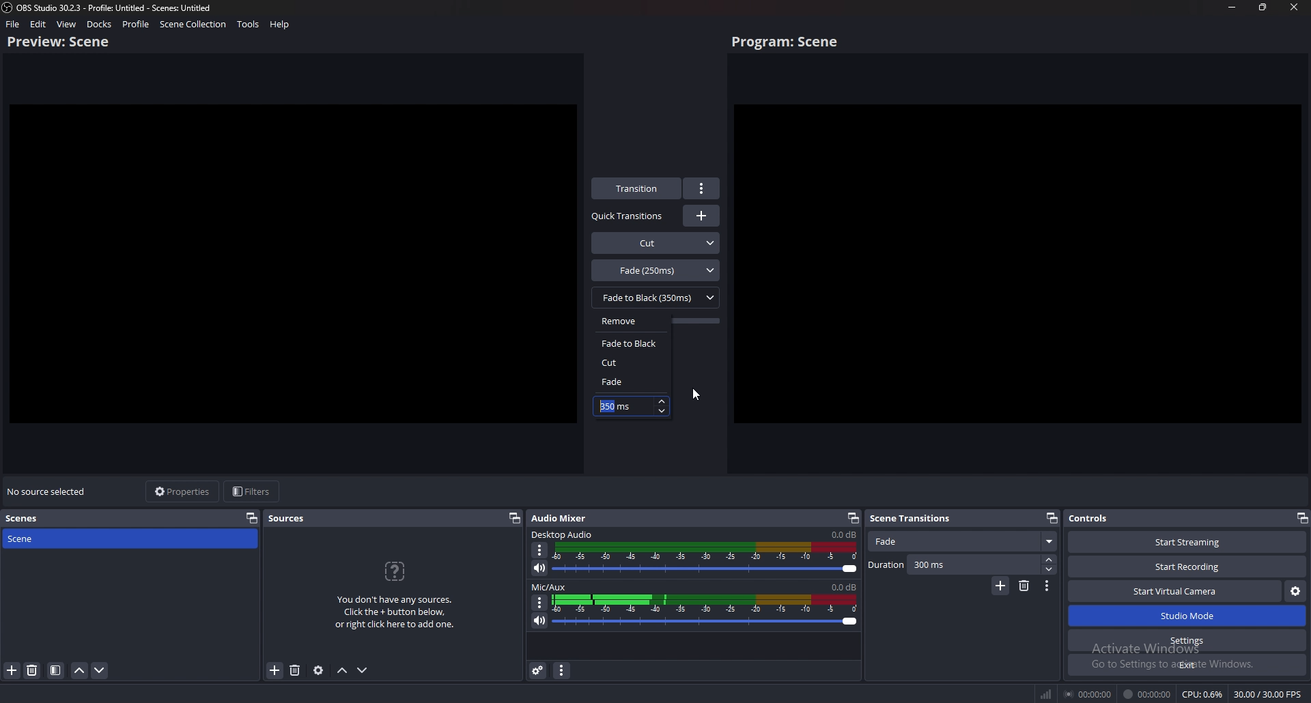  What do you see at coordinates (1188, 641) in the screenshot?
I see `Settings` at bounding box center [1188, 641].